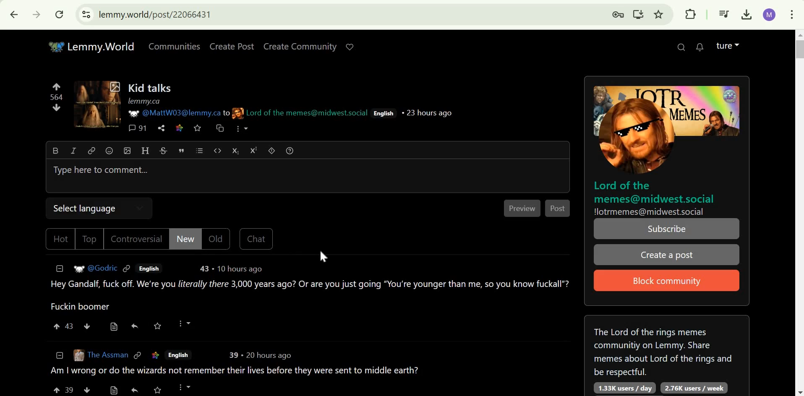 This screenshot has width=804, height=396. I want to click on expand here, so click(99, 104).